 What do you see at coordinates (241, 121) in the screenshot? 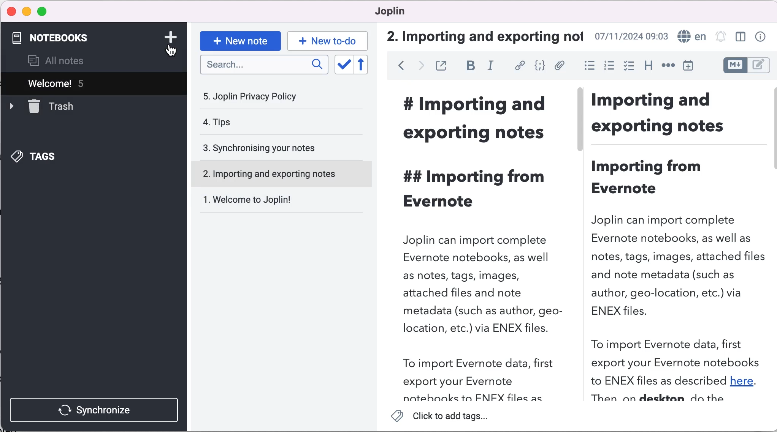
I see `tips` at bounding box center [241, 121].